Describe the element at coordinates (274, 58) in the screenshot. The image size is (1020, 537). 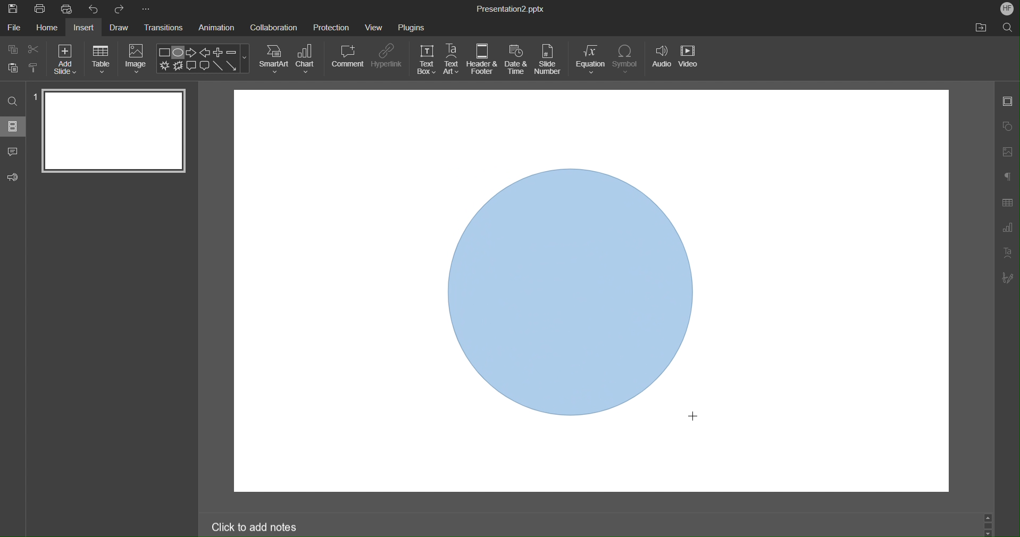
I see `SmartArt` at that location.